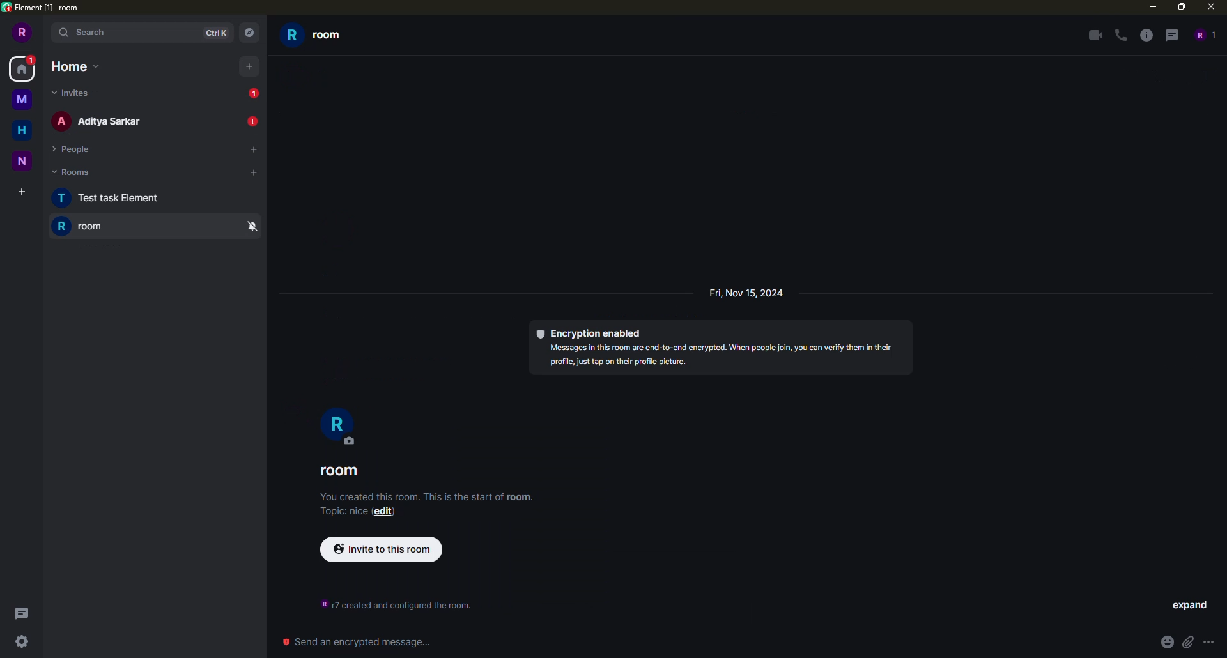 This screenshot has width=1227, height=658. What do you see at coordinates (17, 194) in the screenshot?
I see `create a space` at bounding box center [17, 194].